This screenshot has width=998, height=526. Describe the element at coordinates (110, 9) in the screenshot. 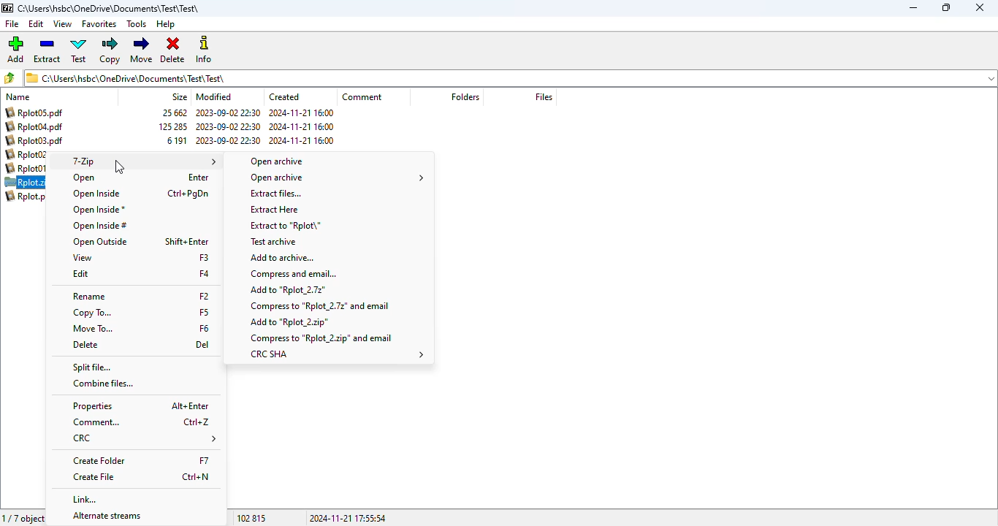

I see `C:\Users\hsbc\OneDrive\Documents\Test\Test\` at that location.